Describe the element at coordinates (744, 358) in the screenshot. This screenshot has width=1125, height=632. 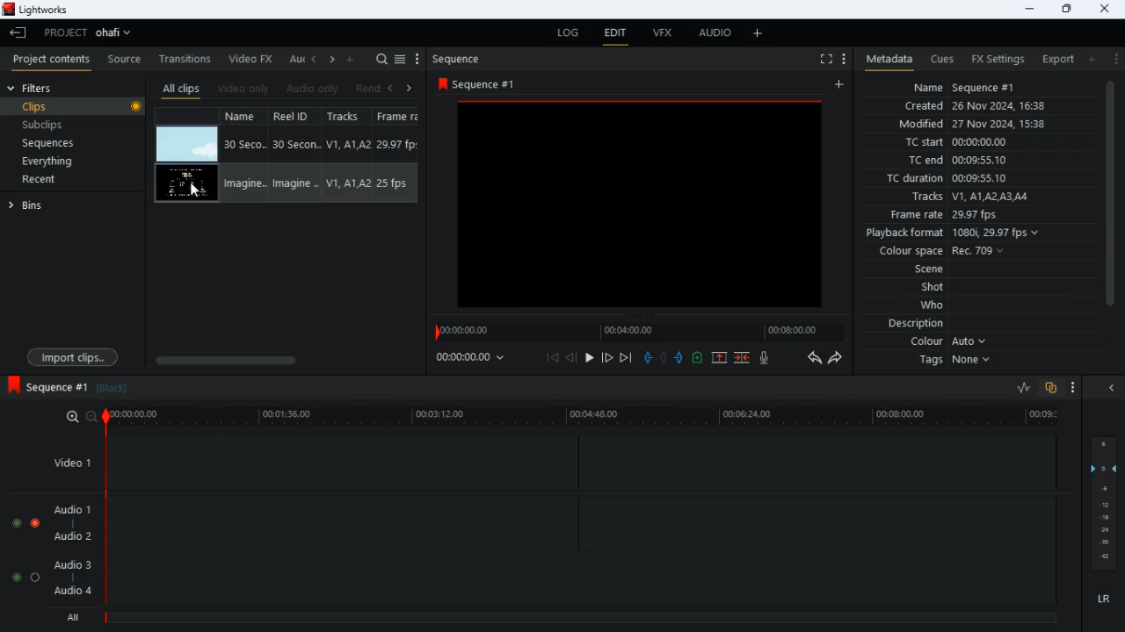
I see `merge` at that location.